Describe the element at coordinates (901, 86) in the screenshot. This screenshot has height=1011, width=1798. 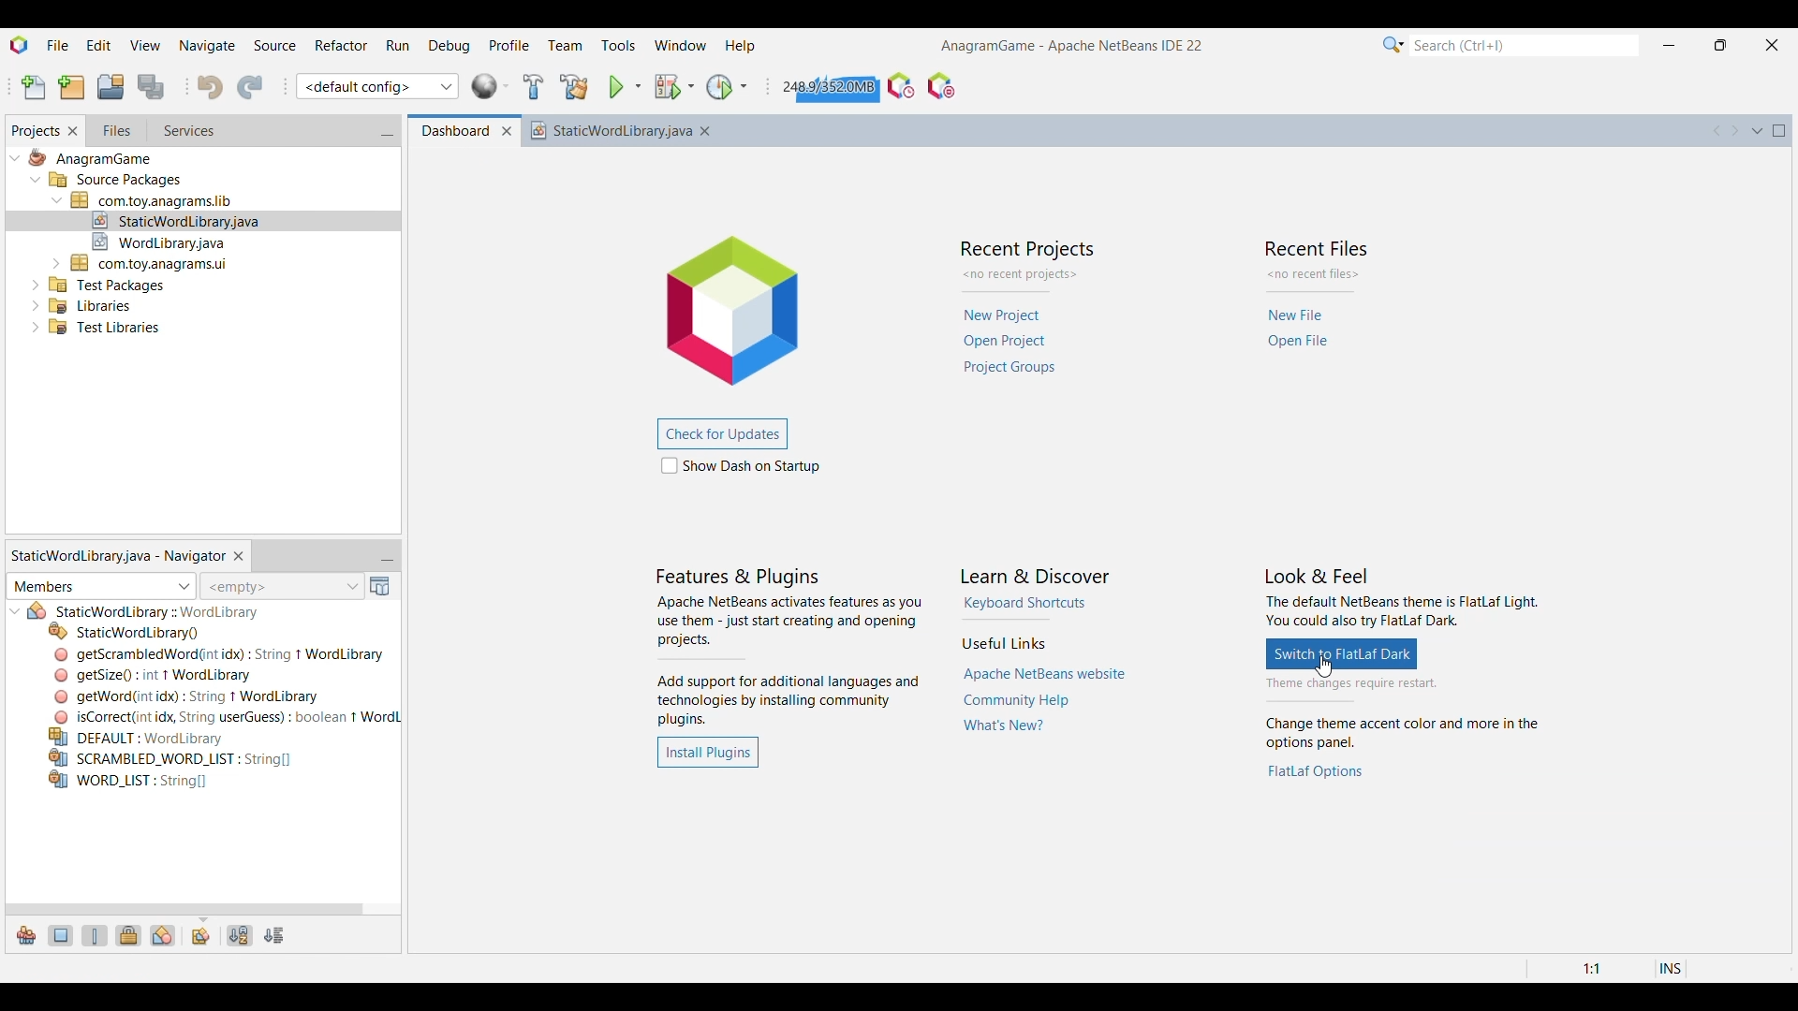
I see `Profile UDE` at that location.